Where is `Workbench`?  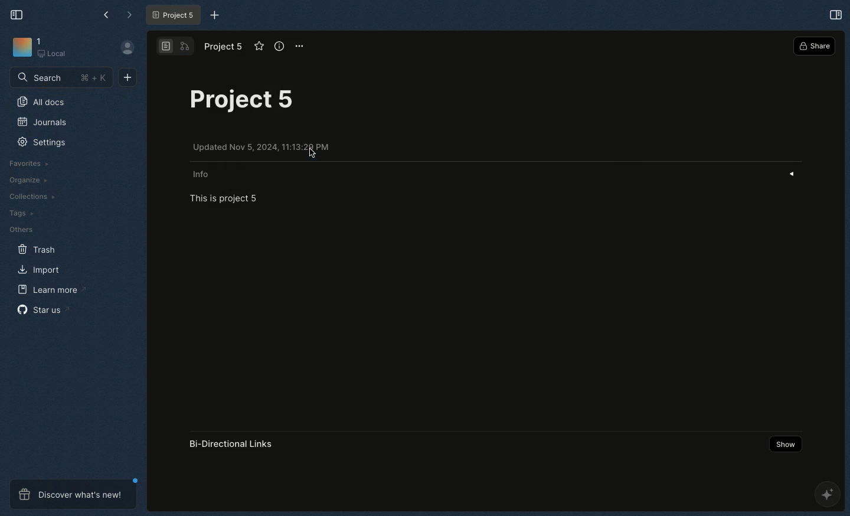
Workbench is located at coordinates (47, 50).